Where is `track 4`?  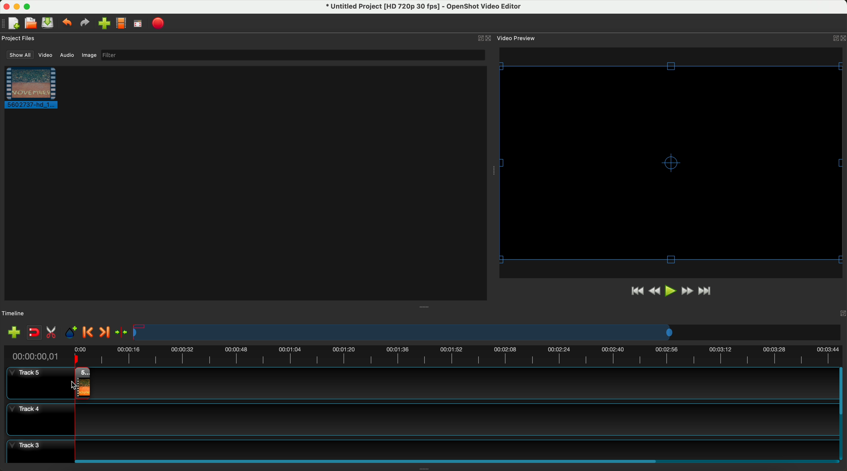 track 4 is located at coordinates (420, 420).